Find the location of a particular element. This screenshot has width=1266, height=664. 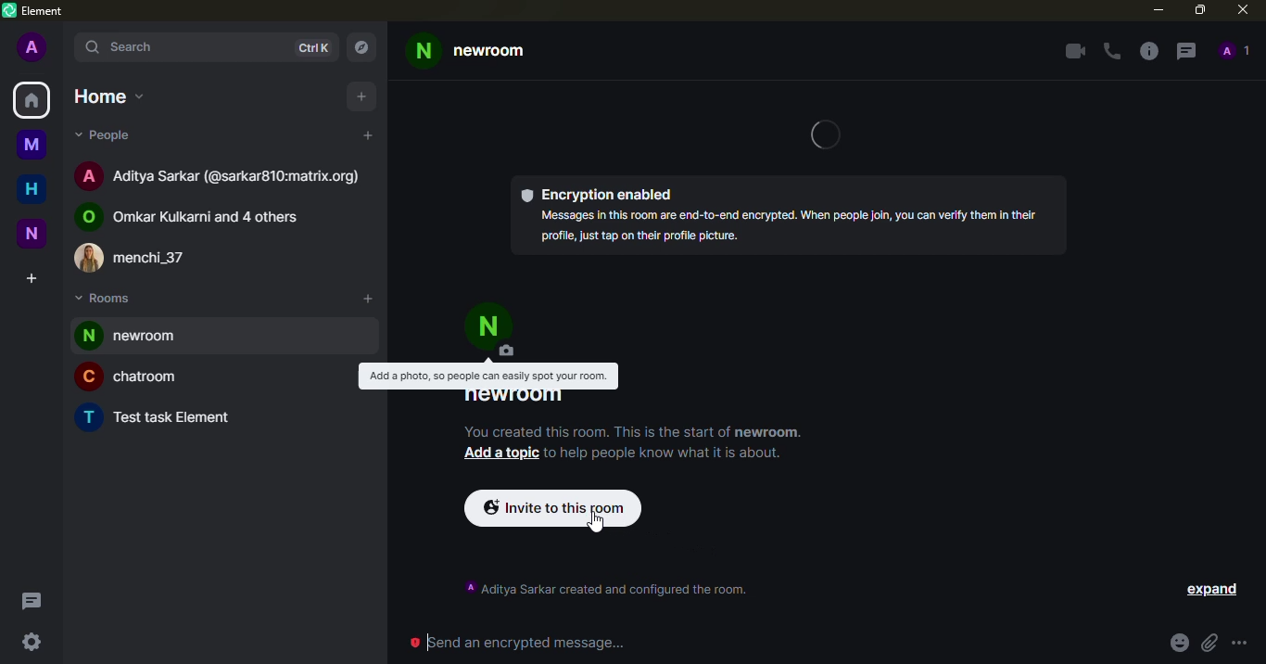

myspace is located at coordinates (33, 147).